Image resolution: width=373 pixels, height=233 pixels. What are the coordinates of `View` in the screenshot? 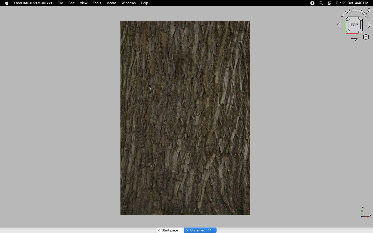 It's located at (84, 3).